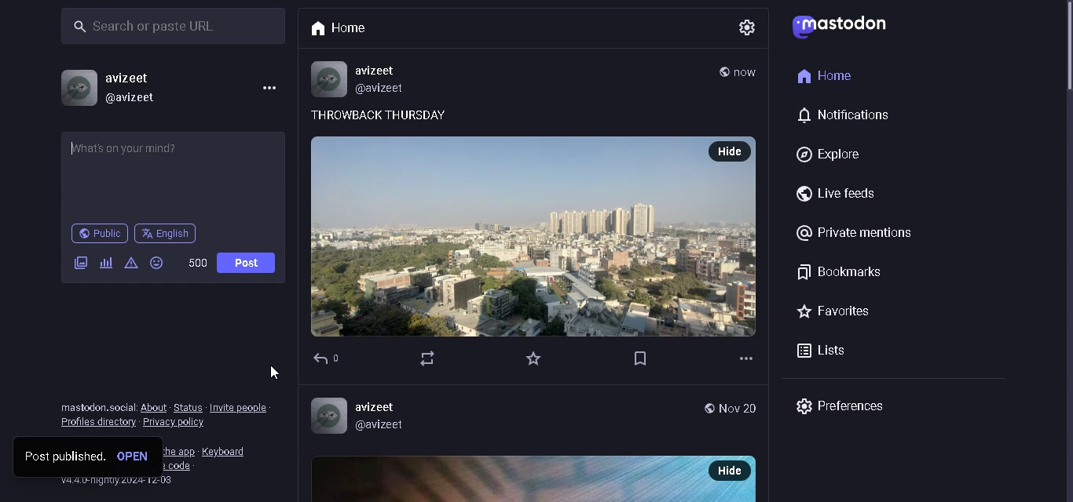 Image resolution: width=1073 pixels, height=502 pixels. Describe the element at coordinates (132, 264) in the screenshot. I see `content warning` at that location.